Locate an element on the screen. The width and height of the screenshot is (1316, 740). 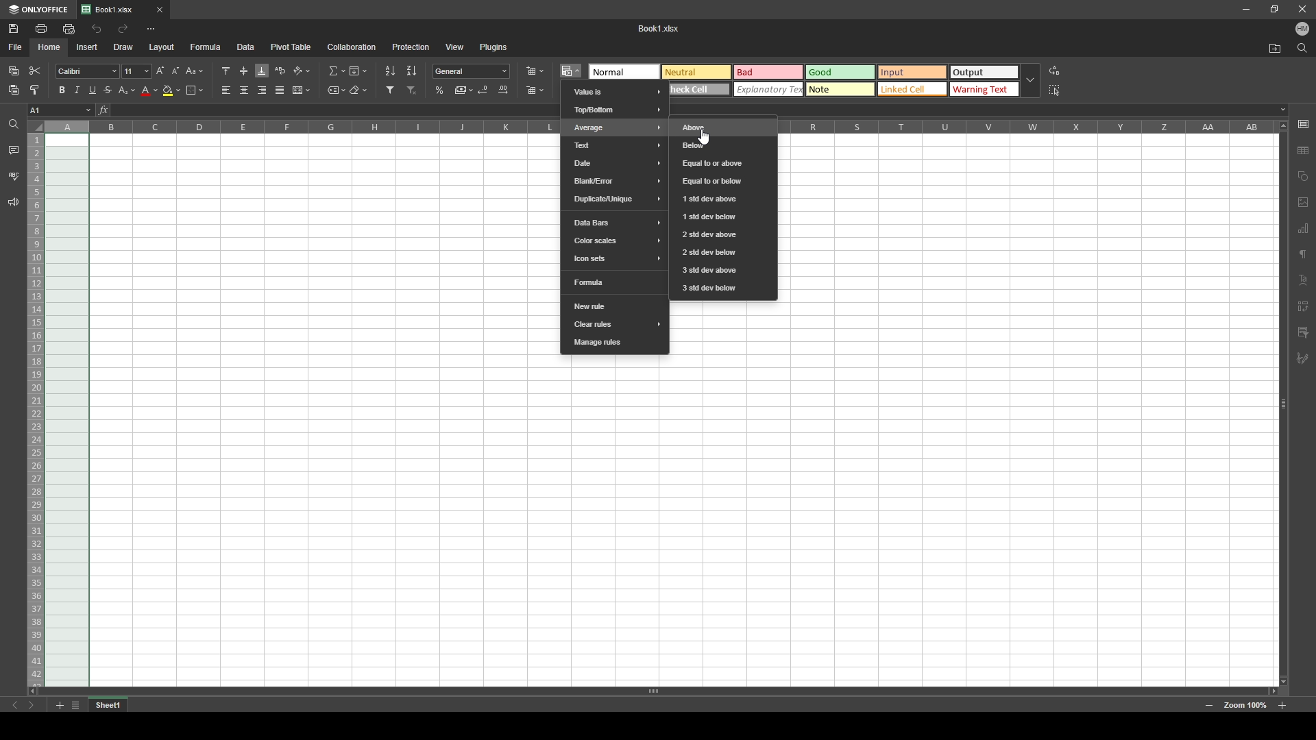
align bottom is located at coordinates (263, 71).